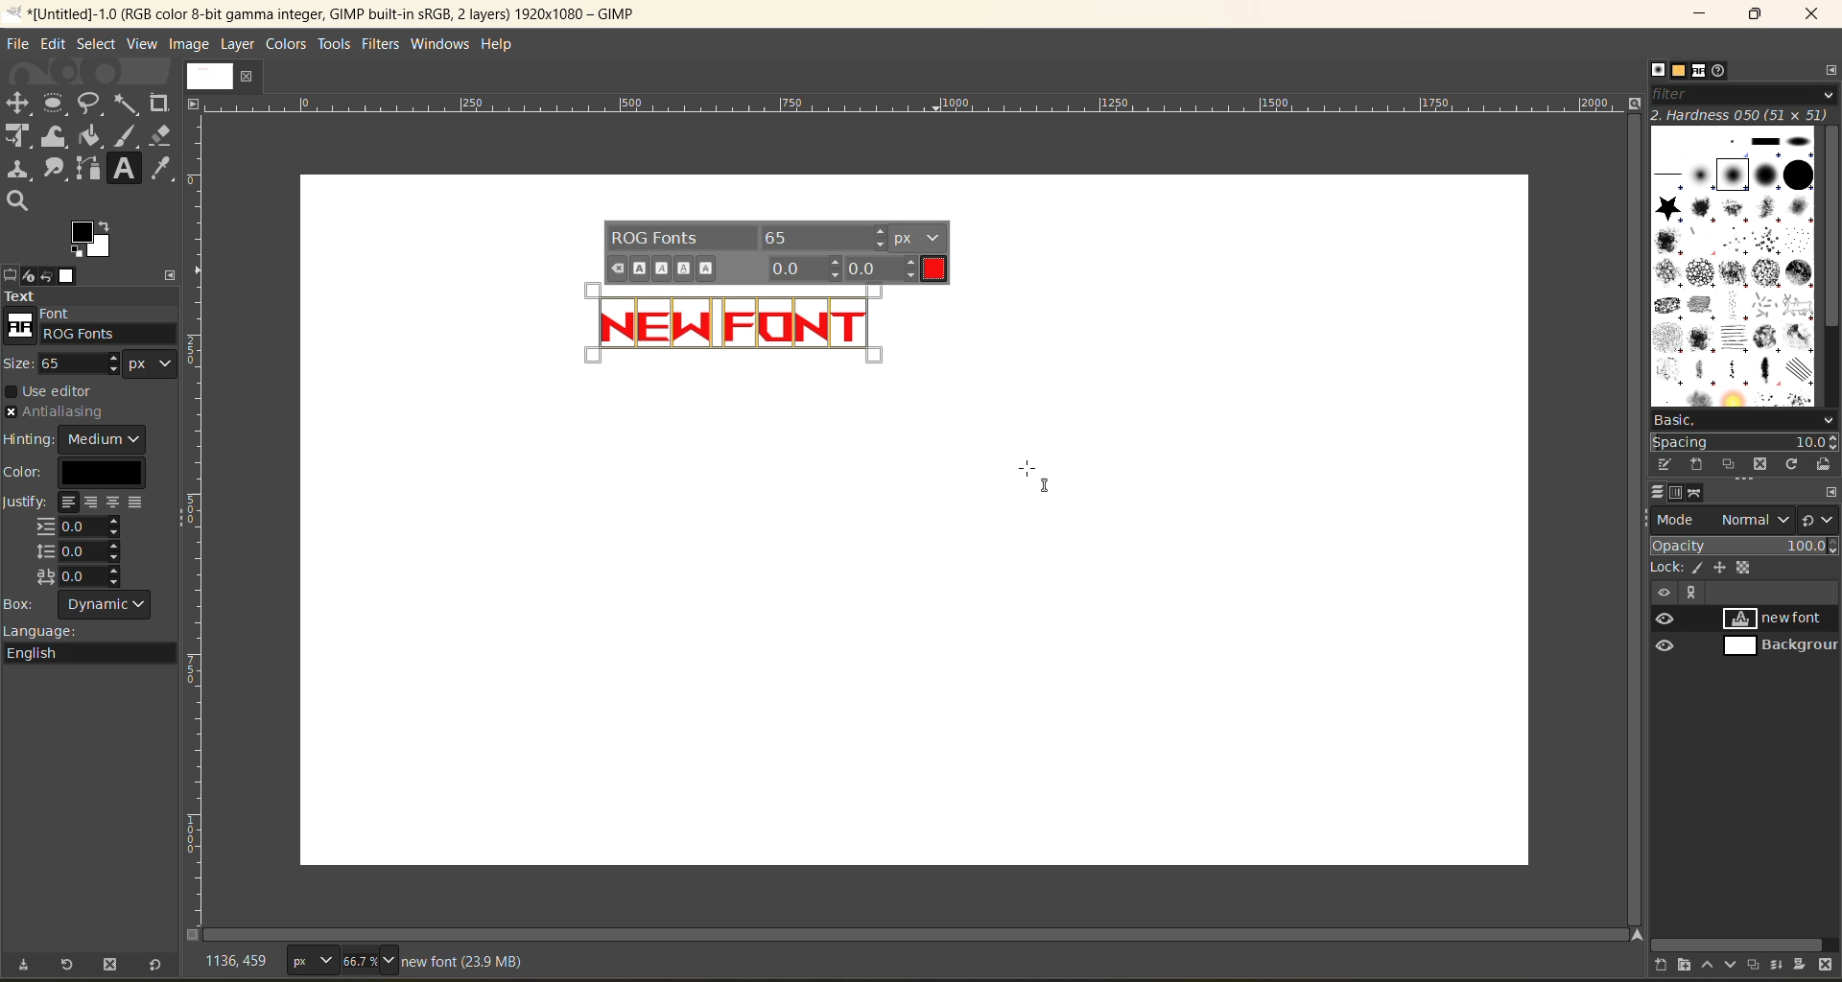  I want to click on image, so click(191, 46).